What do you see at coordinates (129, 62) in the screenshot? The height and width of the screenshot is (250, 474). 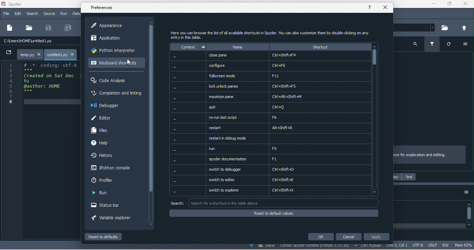 I see `cursor movement` at bounding box center [129, 62].